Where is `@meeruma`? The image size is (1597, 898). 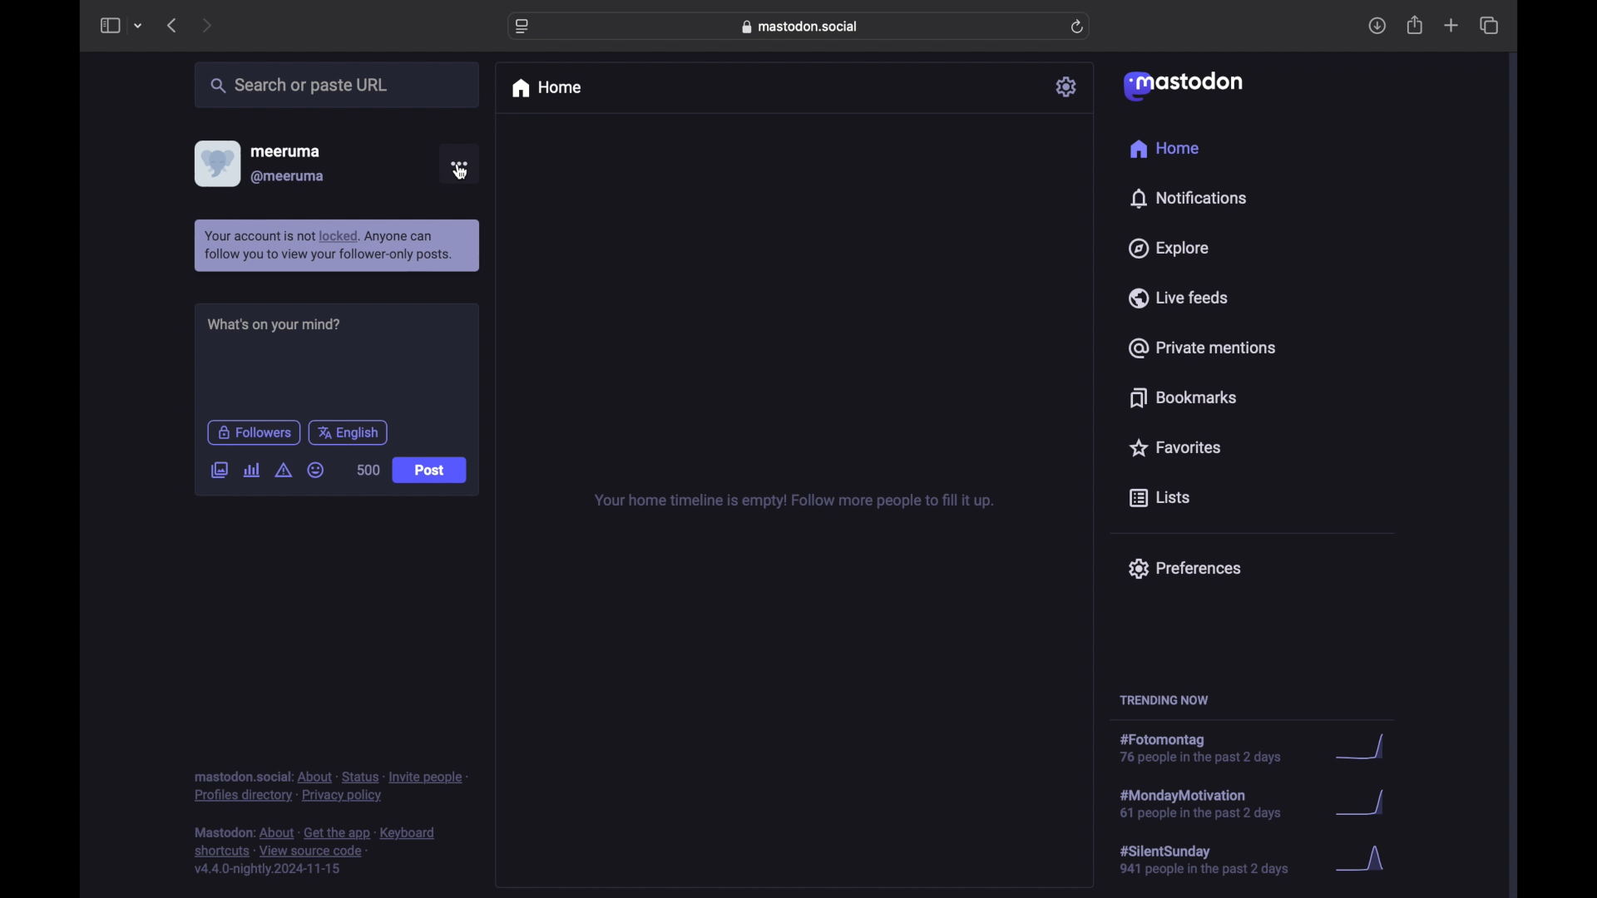
@meeruma is located at coordinates (289, 177).